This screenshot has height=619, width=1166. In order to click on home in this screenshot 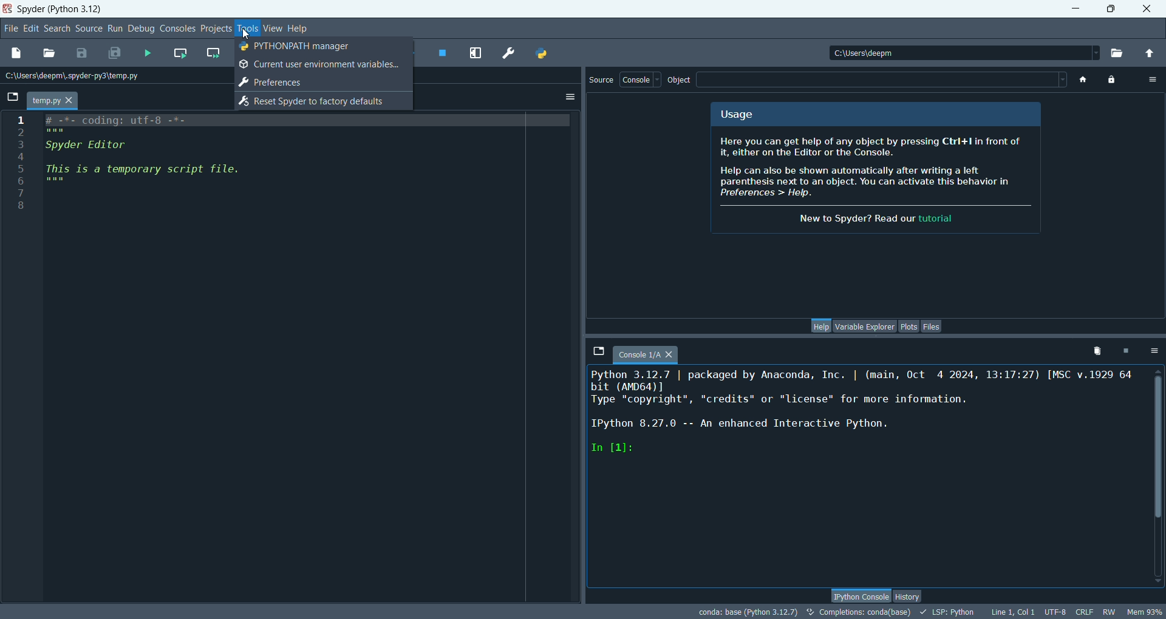, I will do `click(1081, 78)`.